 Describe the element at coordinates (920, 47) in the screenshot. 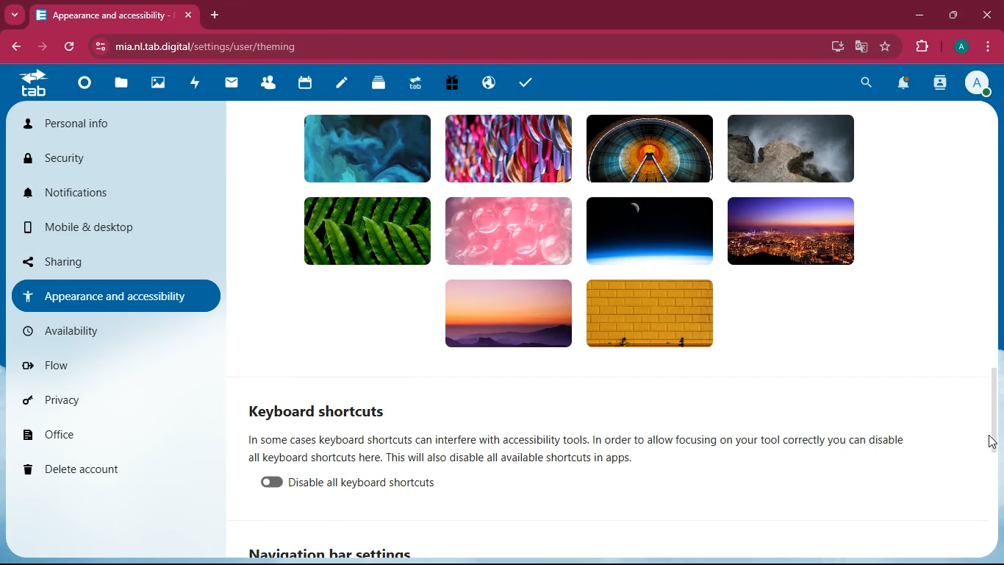

I see `extension` at that location.